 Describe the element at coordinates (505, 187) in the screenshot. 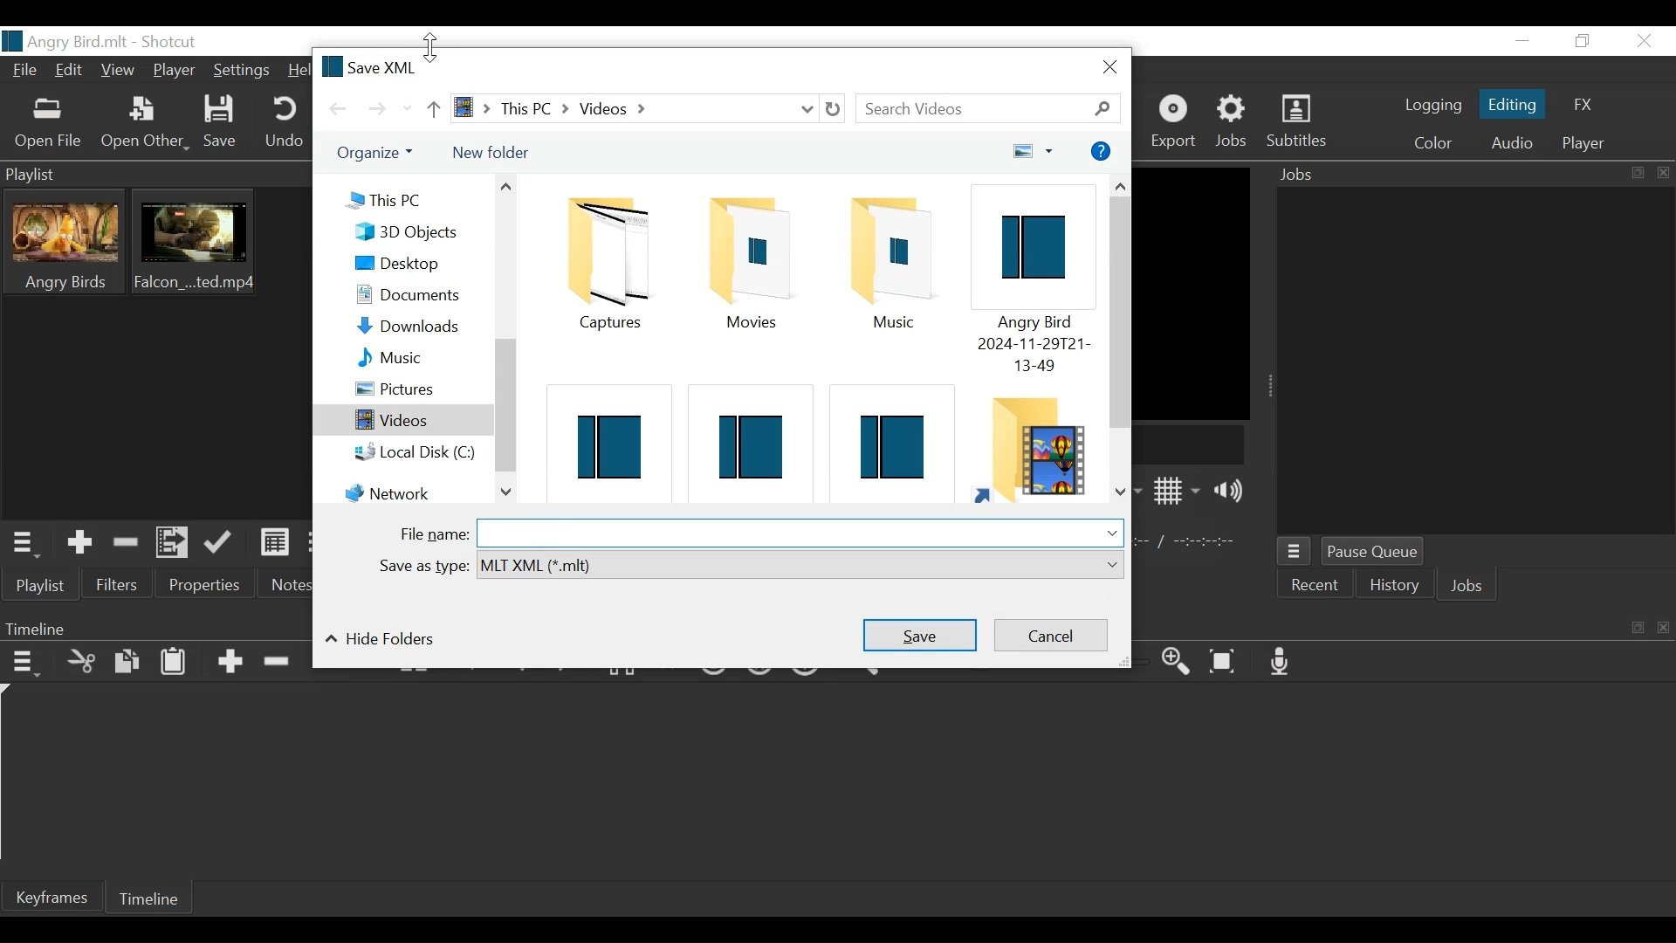

I see `Scroll up` at that location.